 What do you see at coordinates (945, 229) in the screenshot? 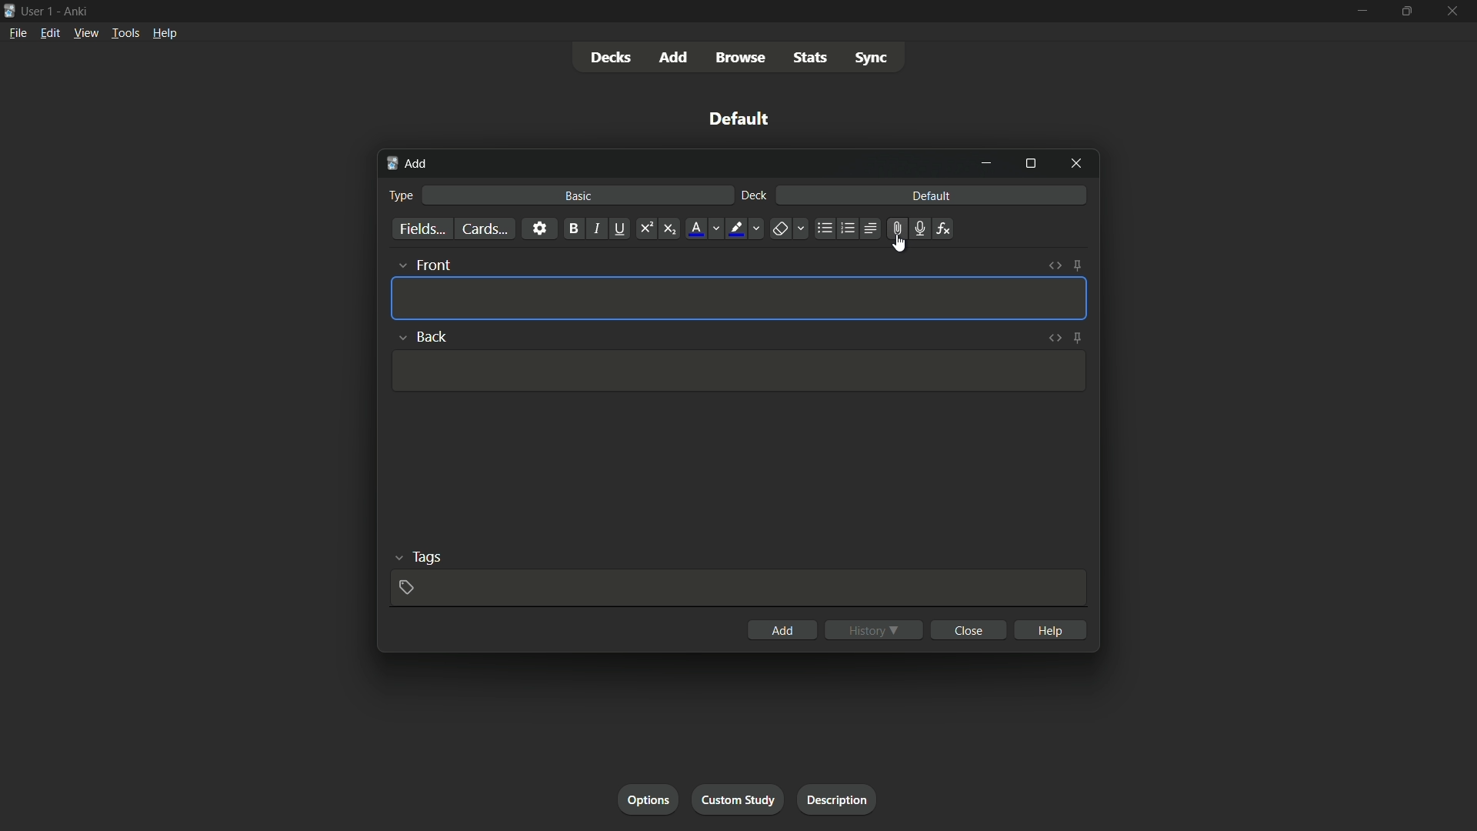
I see `equation` at bounding box center [945, 229].